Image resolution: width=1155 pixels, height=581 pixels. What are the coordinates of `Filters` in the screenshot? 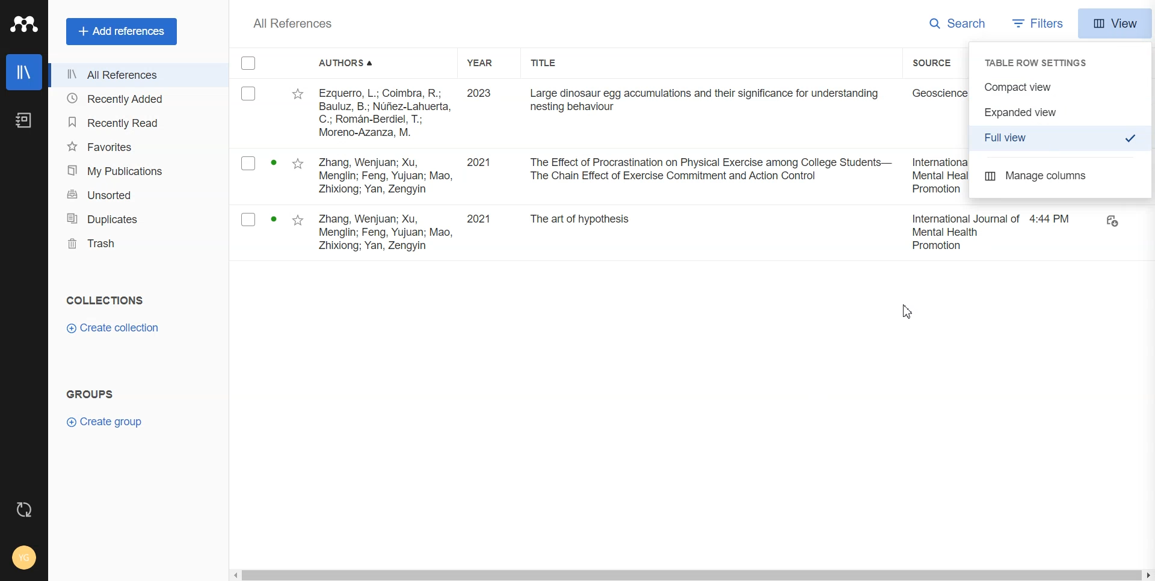 It's located at (1040, 23).